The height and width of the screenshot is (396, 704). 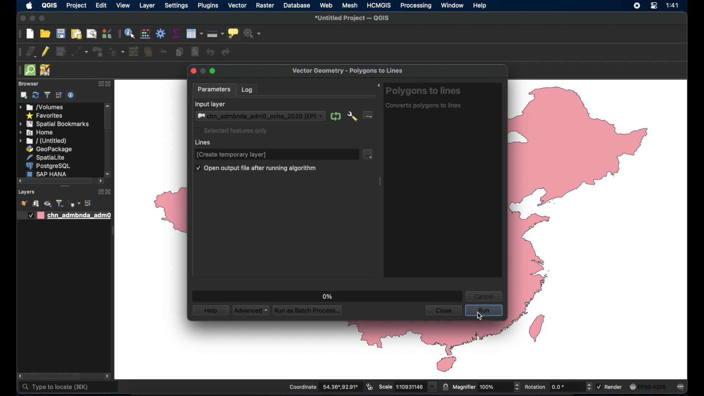 I want to click on polygons to lines tool info, so click(x=429, y=99).